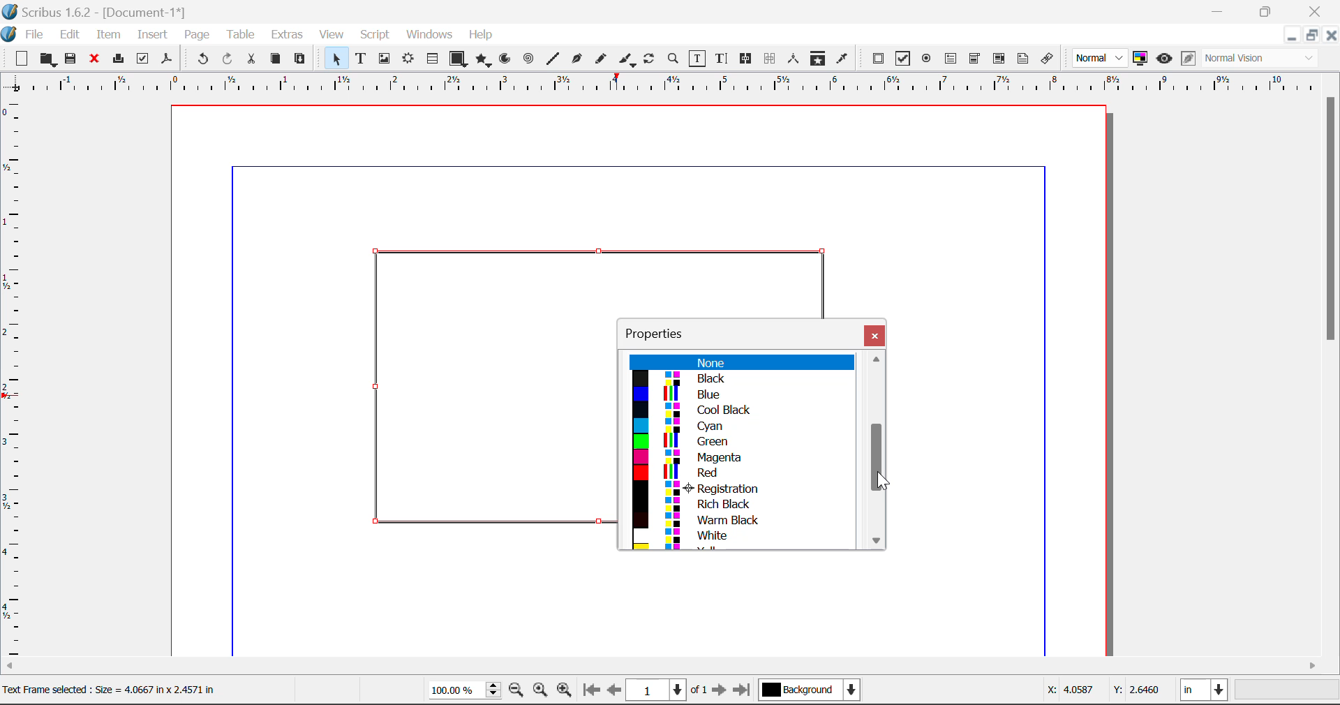  I want to click on Shapes, so click(458, 58).